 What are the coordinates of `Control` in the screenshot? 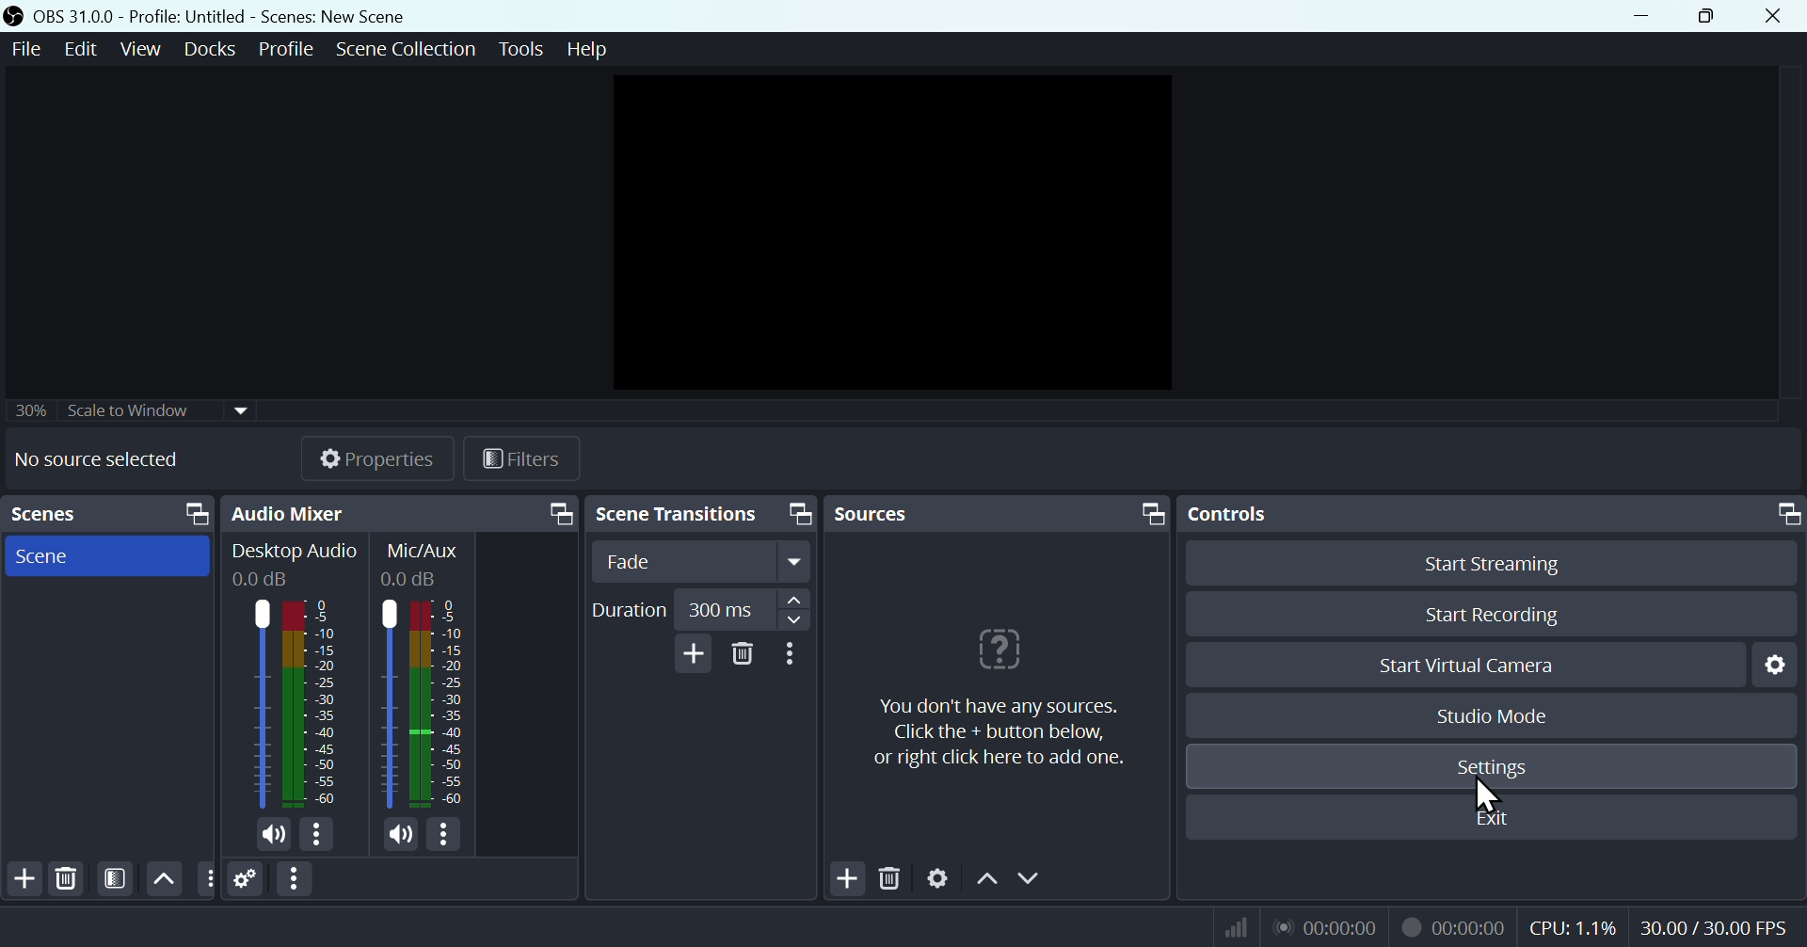 It's located at (1494, 512).